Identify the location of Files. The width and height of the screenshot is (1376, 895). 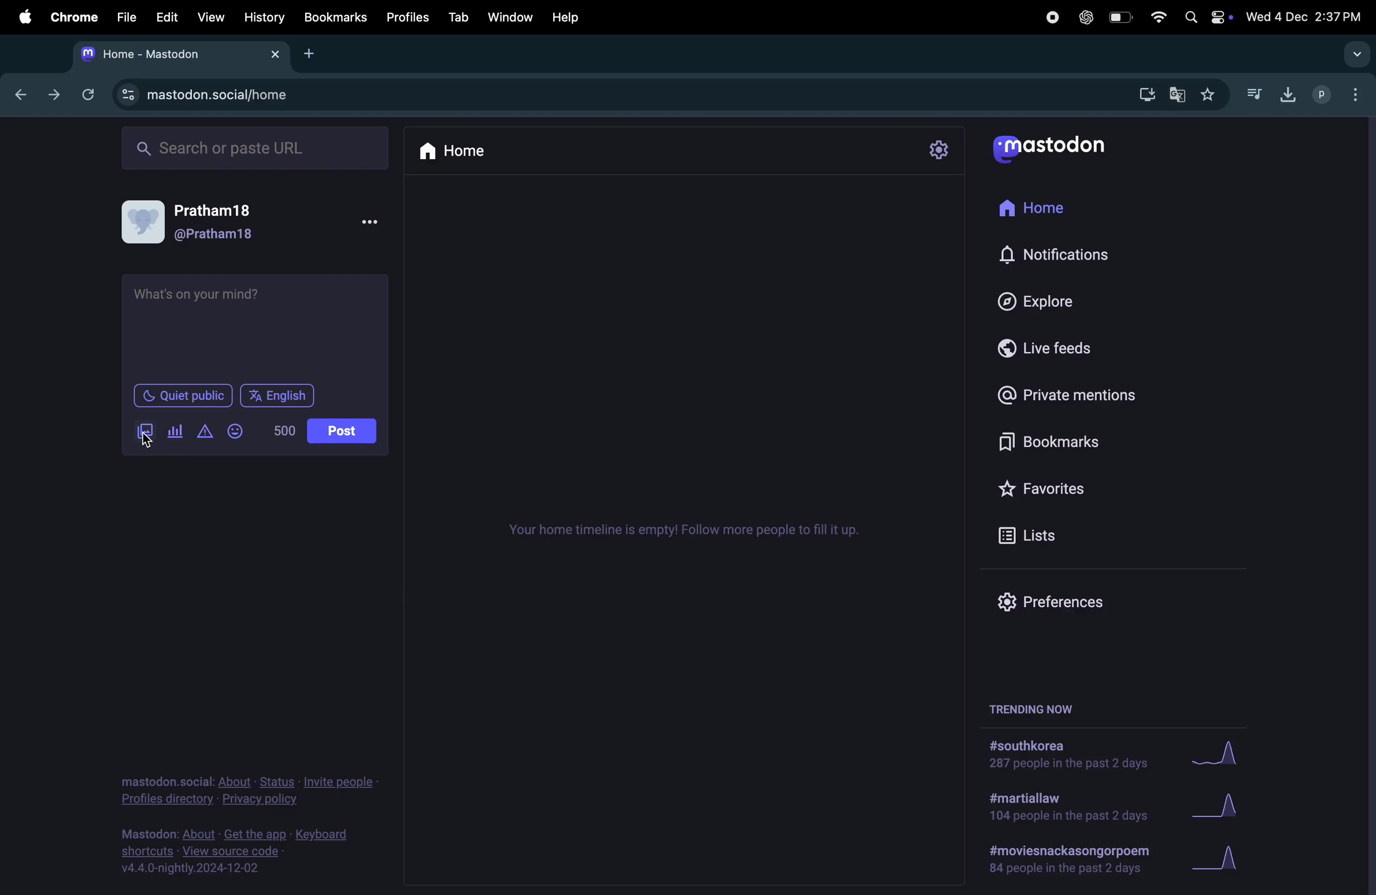
(124, 16).